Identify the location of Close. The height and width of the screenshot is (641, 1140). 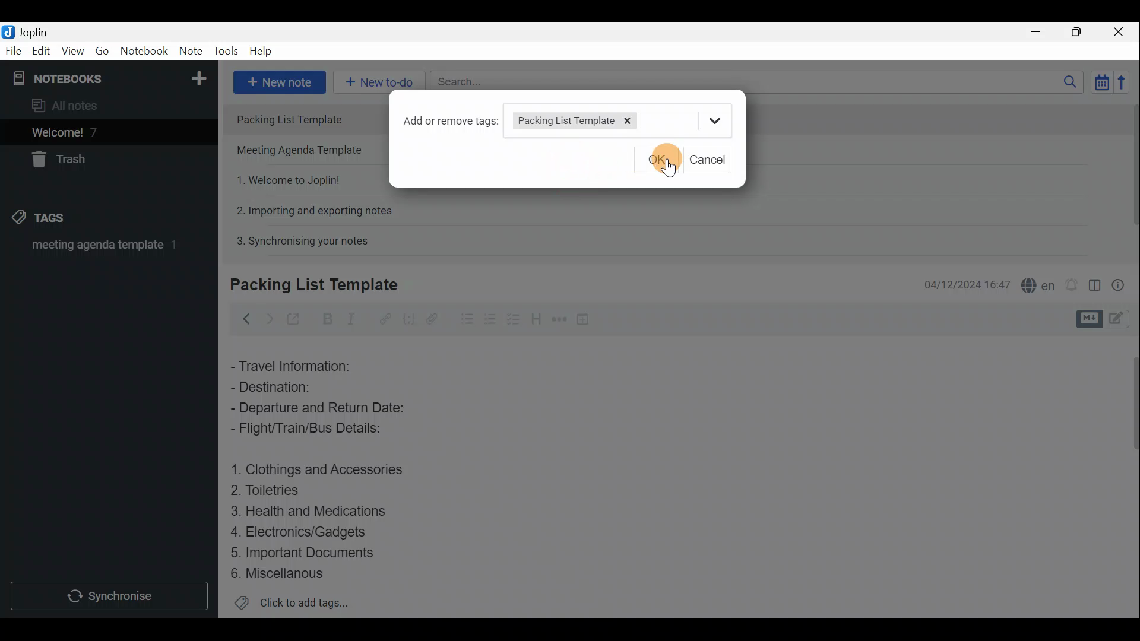
(1122, 31).